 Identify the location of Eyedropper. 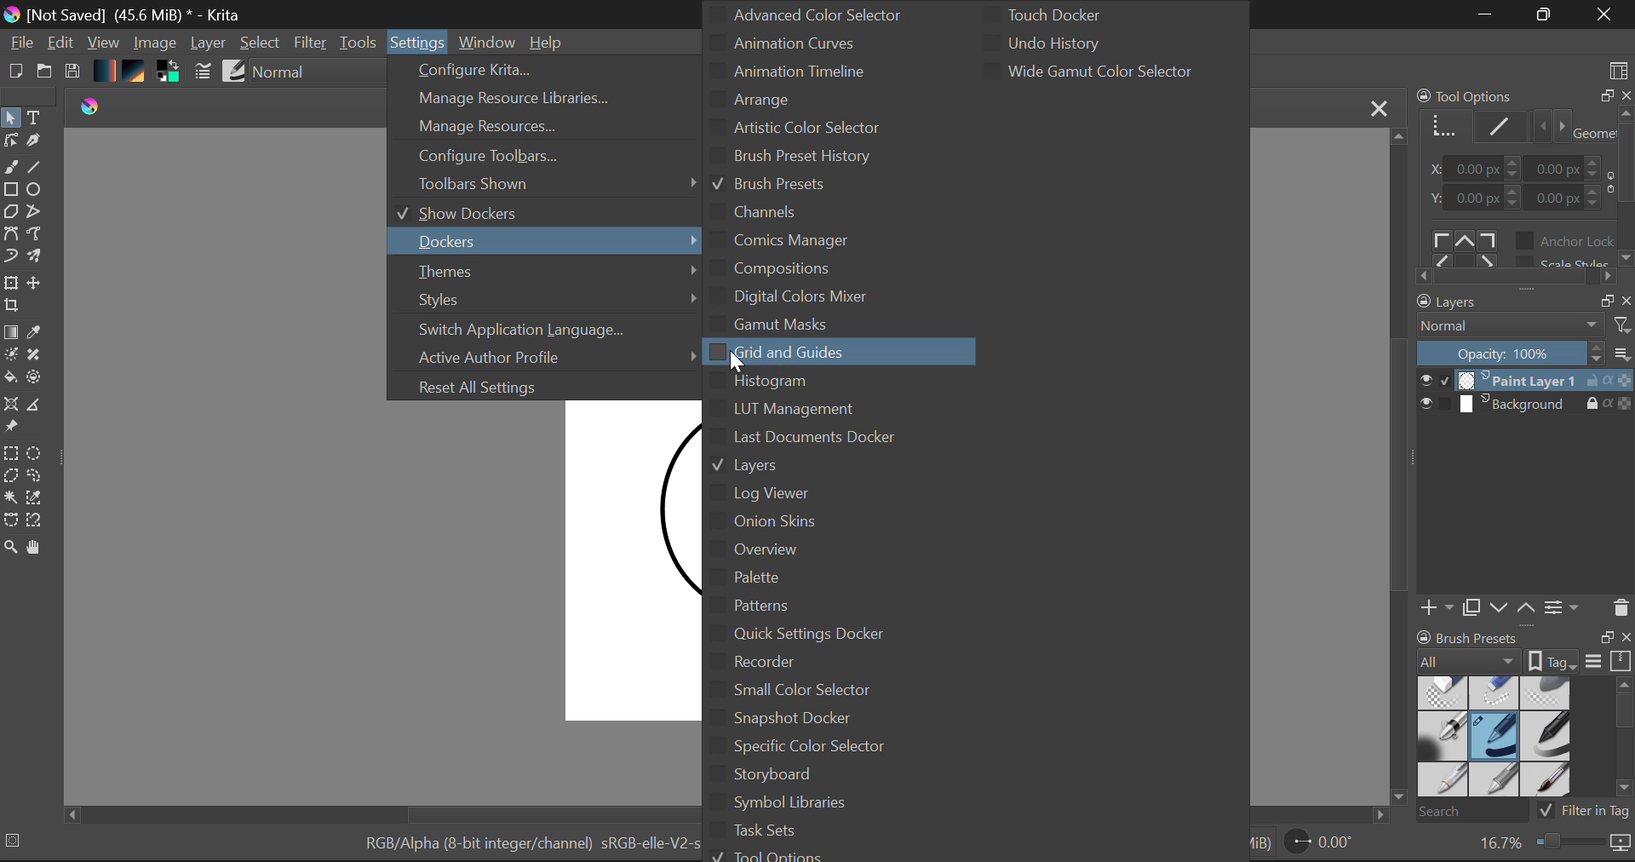
(37, 334).